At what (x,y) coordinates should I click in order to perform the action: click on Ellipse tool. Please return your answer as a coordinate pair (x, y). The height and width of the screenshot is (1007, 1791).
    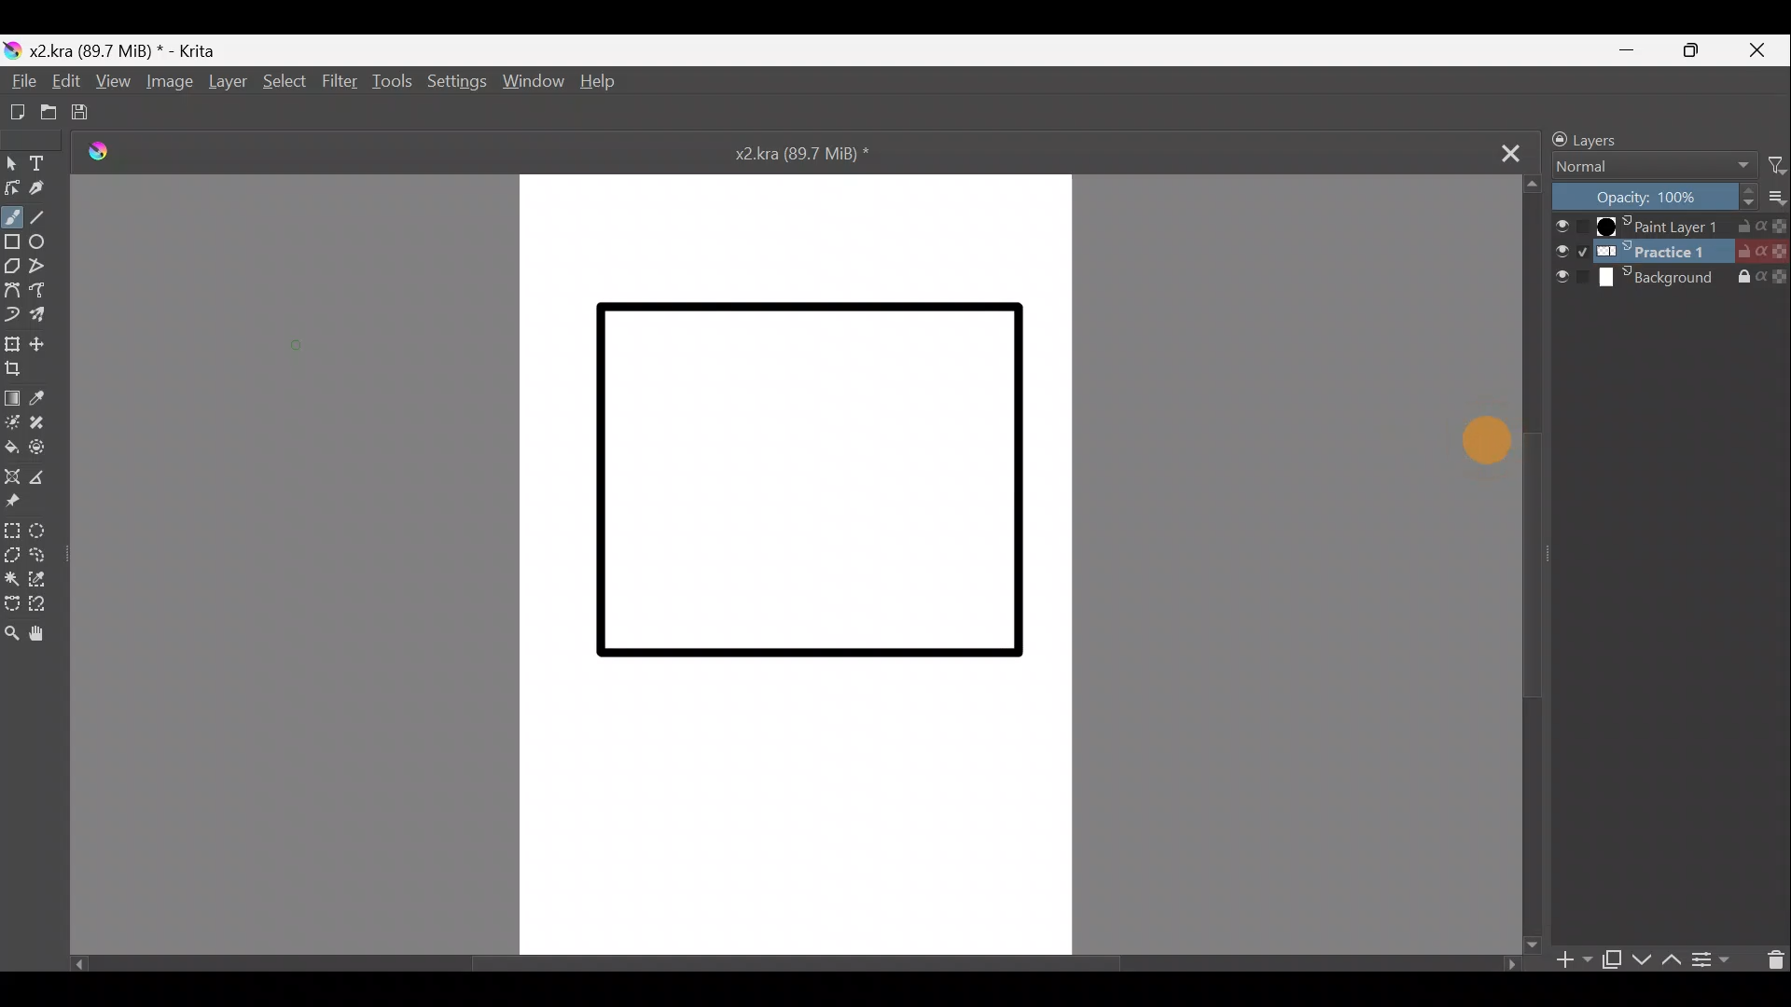
    Looking at the image, I should click on (44, 243).